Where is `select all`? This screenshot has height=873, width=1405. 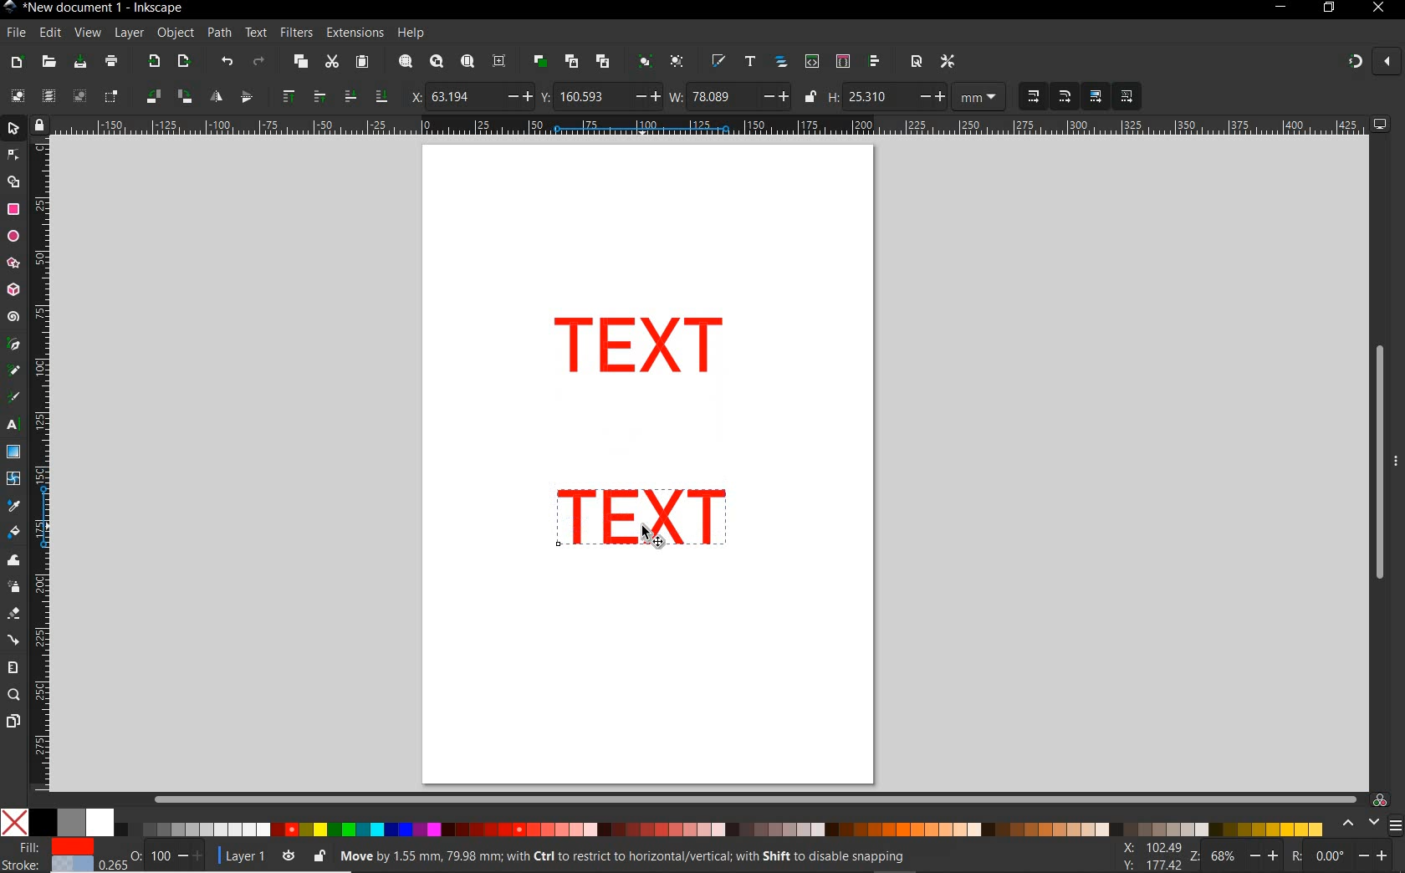
select all is located at coordinates (18, 96).